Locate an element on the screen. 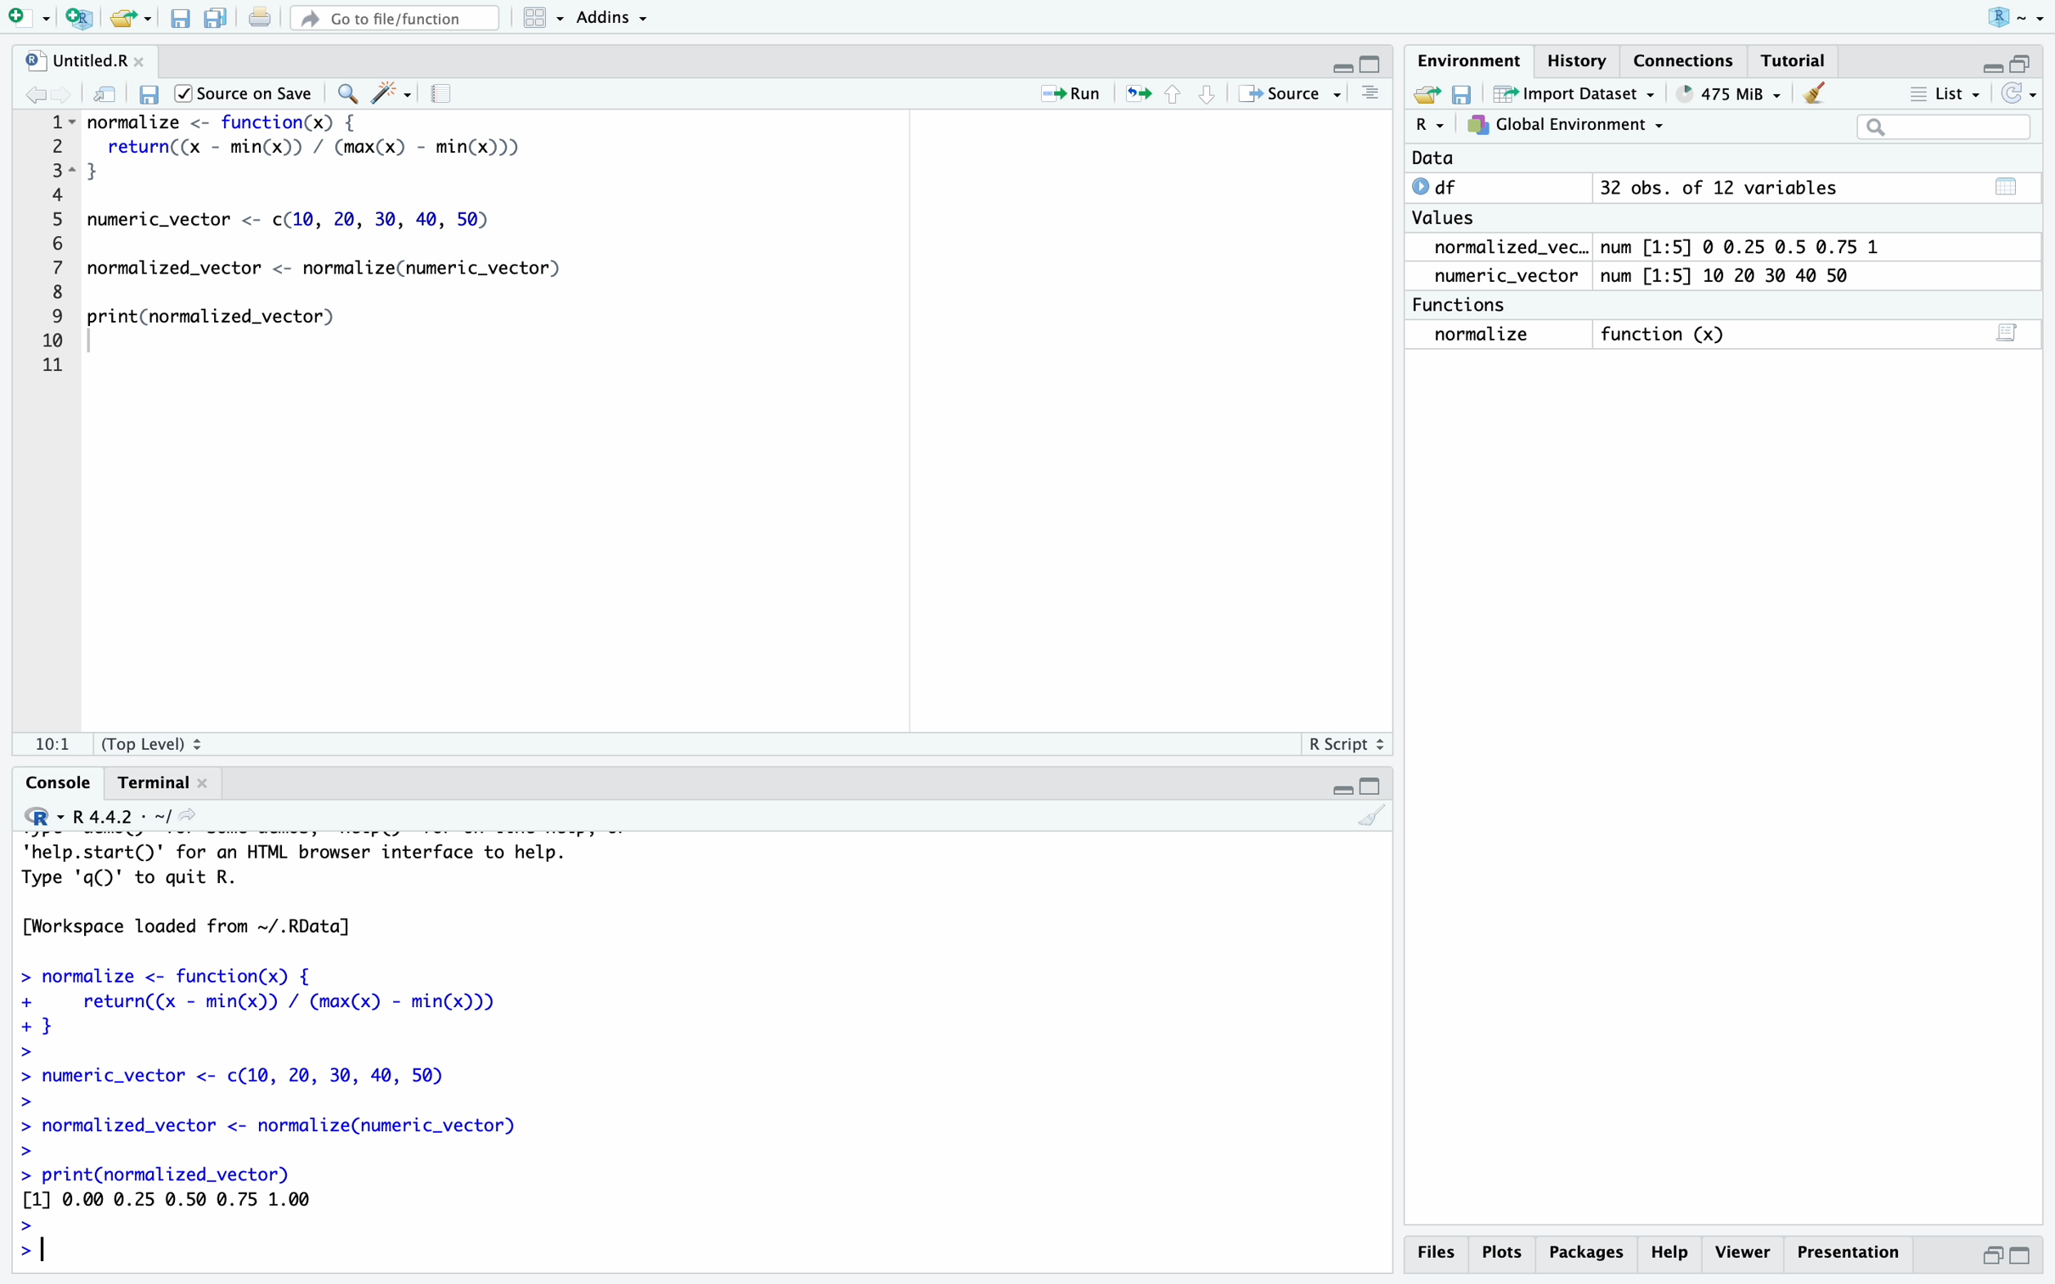 This screenshot has width=2055, height=1284. Clear console (Ctrl + R) is located at coordinates (1815, 96).